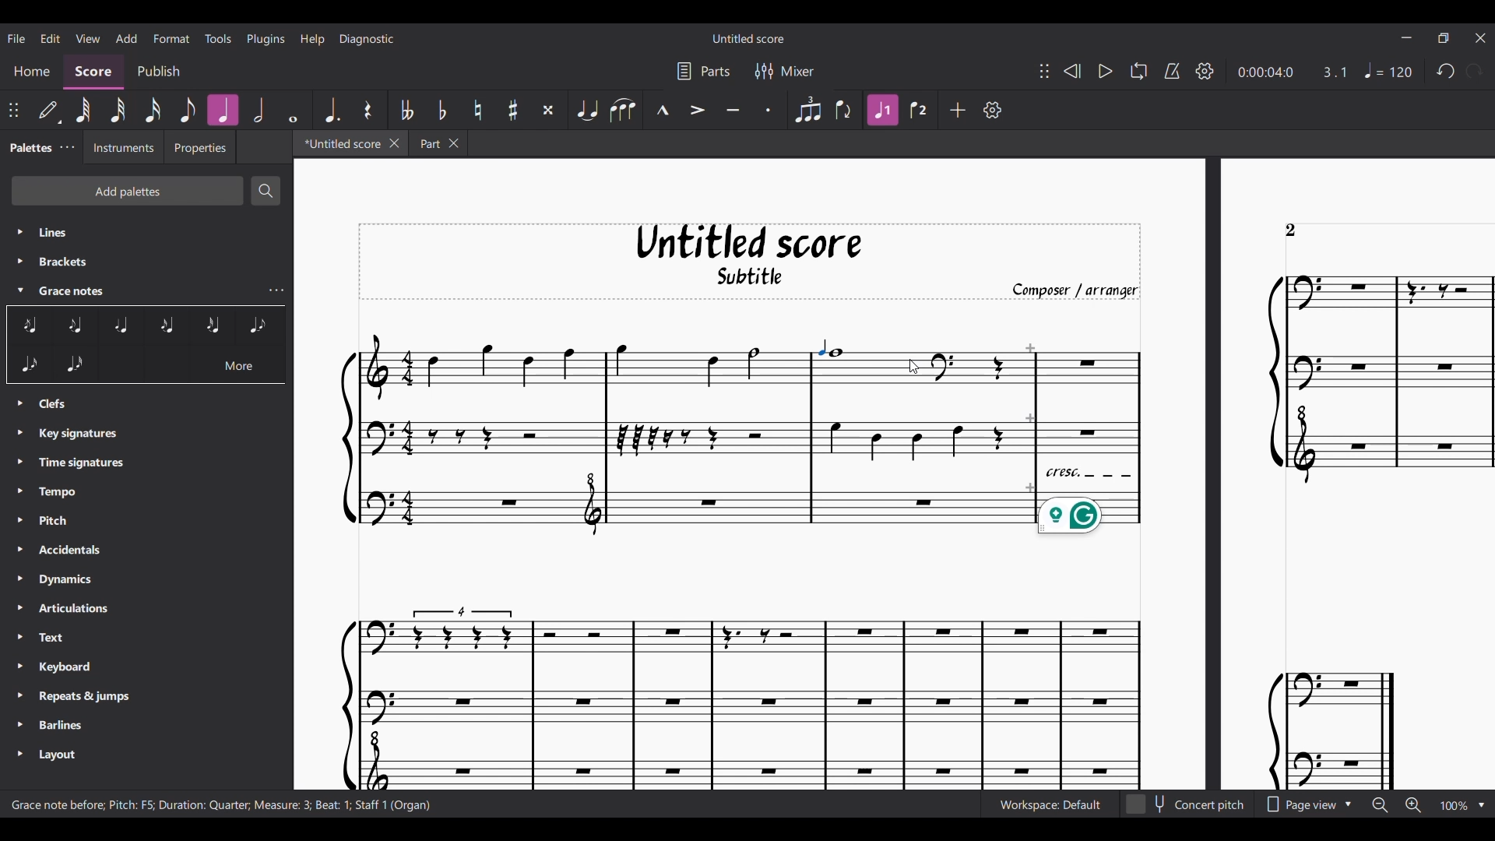 The width and height of the screenshot is (1495, 841). Describe the element at coordinates (623, 110) in the screenshot. I see `Slur` at that location.